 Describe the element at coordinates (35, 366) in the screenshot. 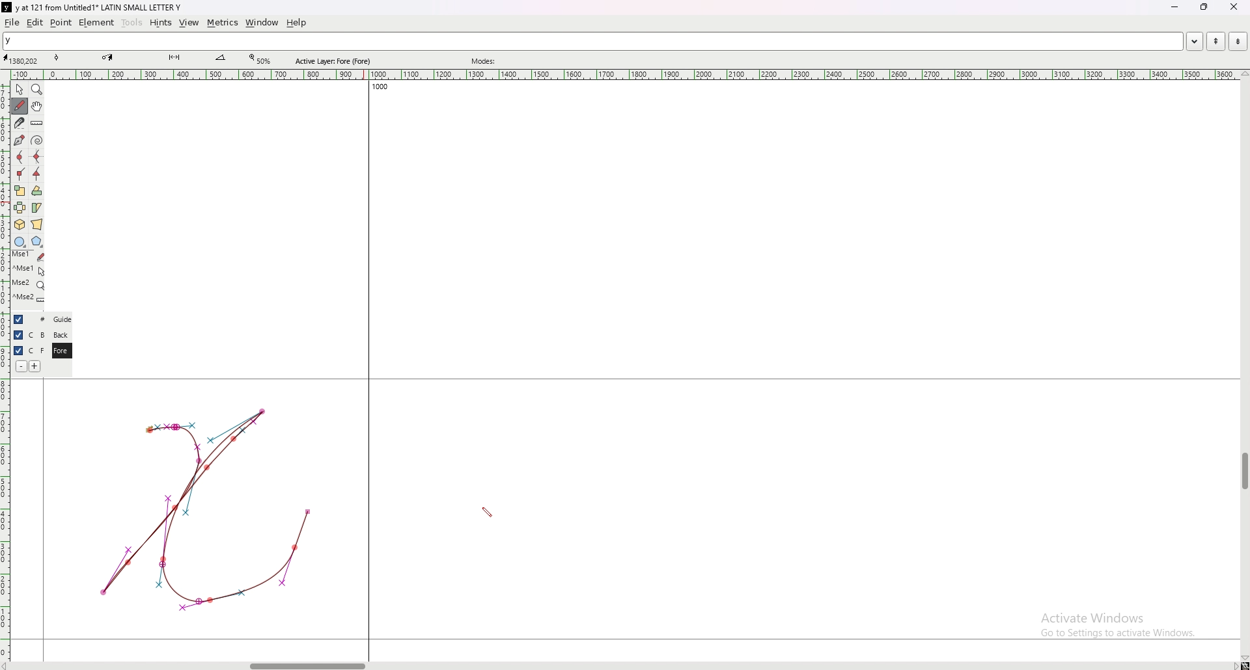

I see `add layer` at that location.